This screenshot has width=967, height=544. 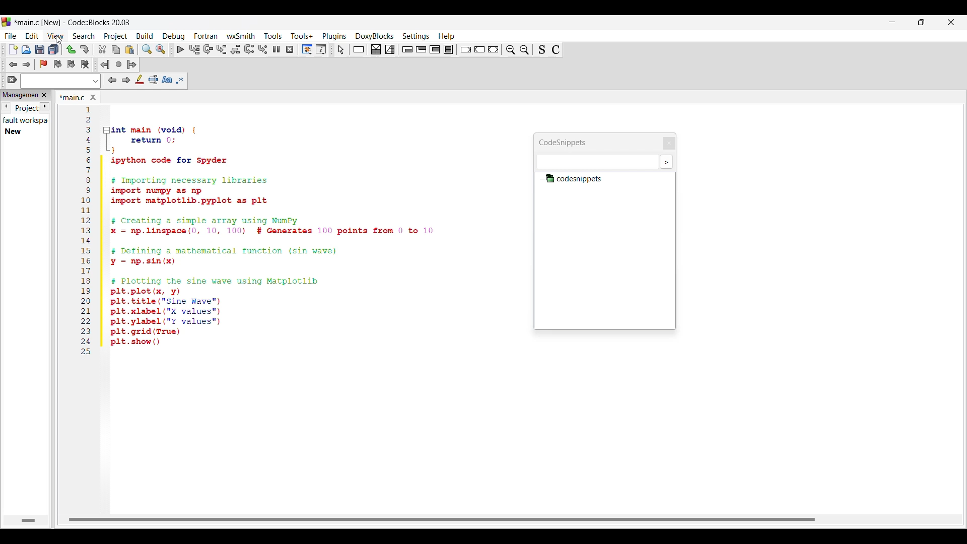 I want to click on cursor, so click(x=57, y=42).